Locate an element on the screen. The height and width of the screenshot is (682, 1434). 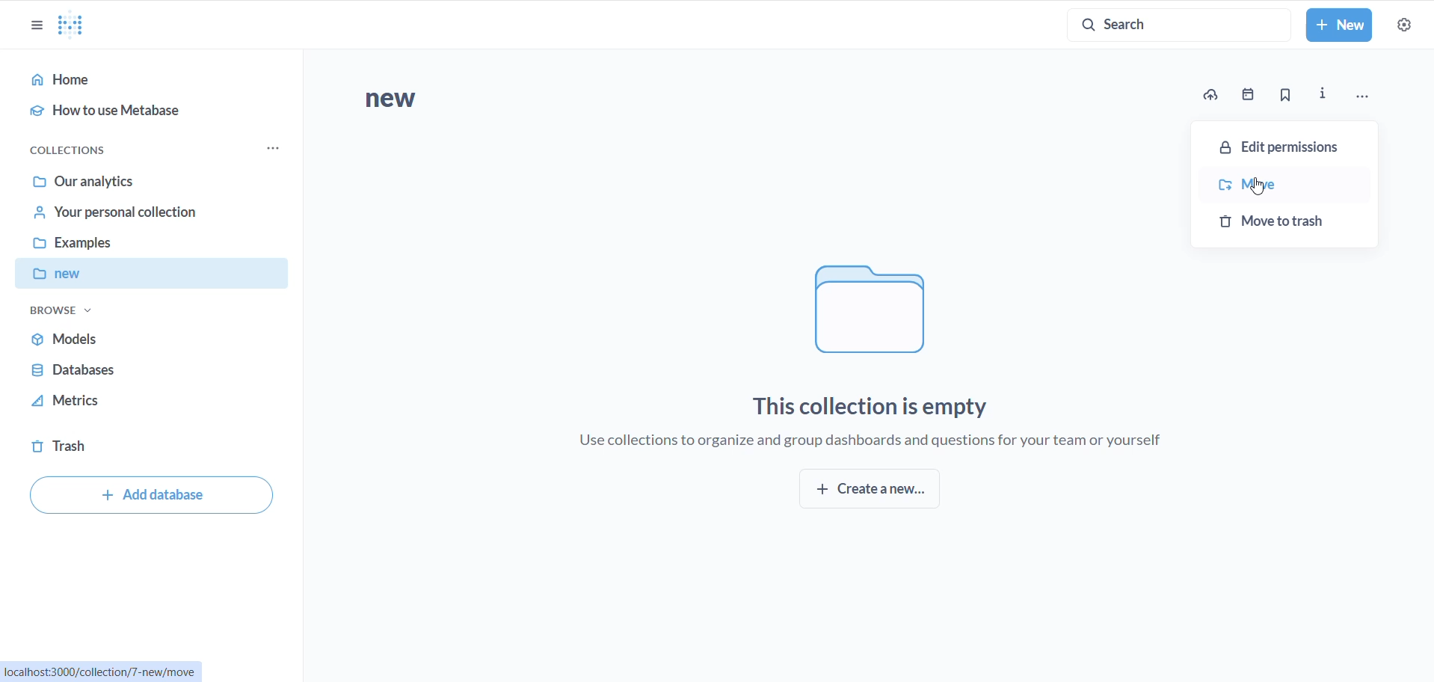
edit permission is located at coordinates (1291, 147).